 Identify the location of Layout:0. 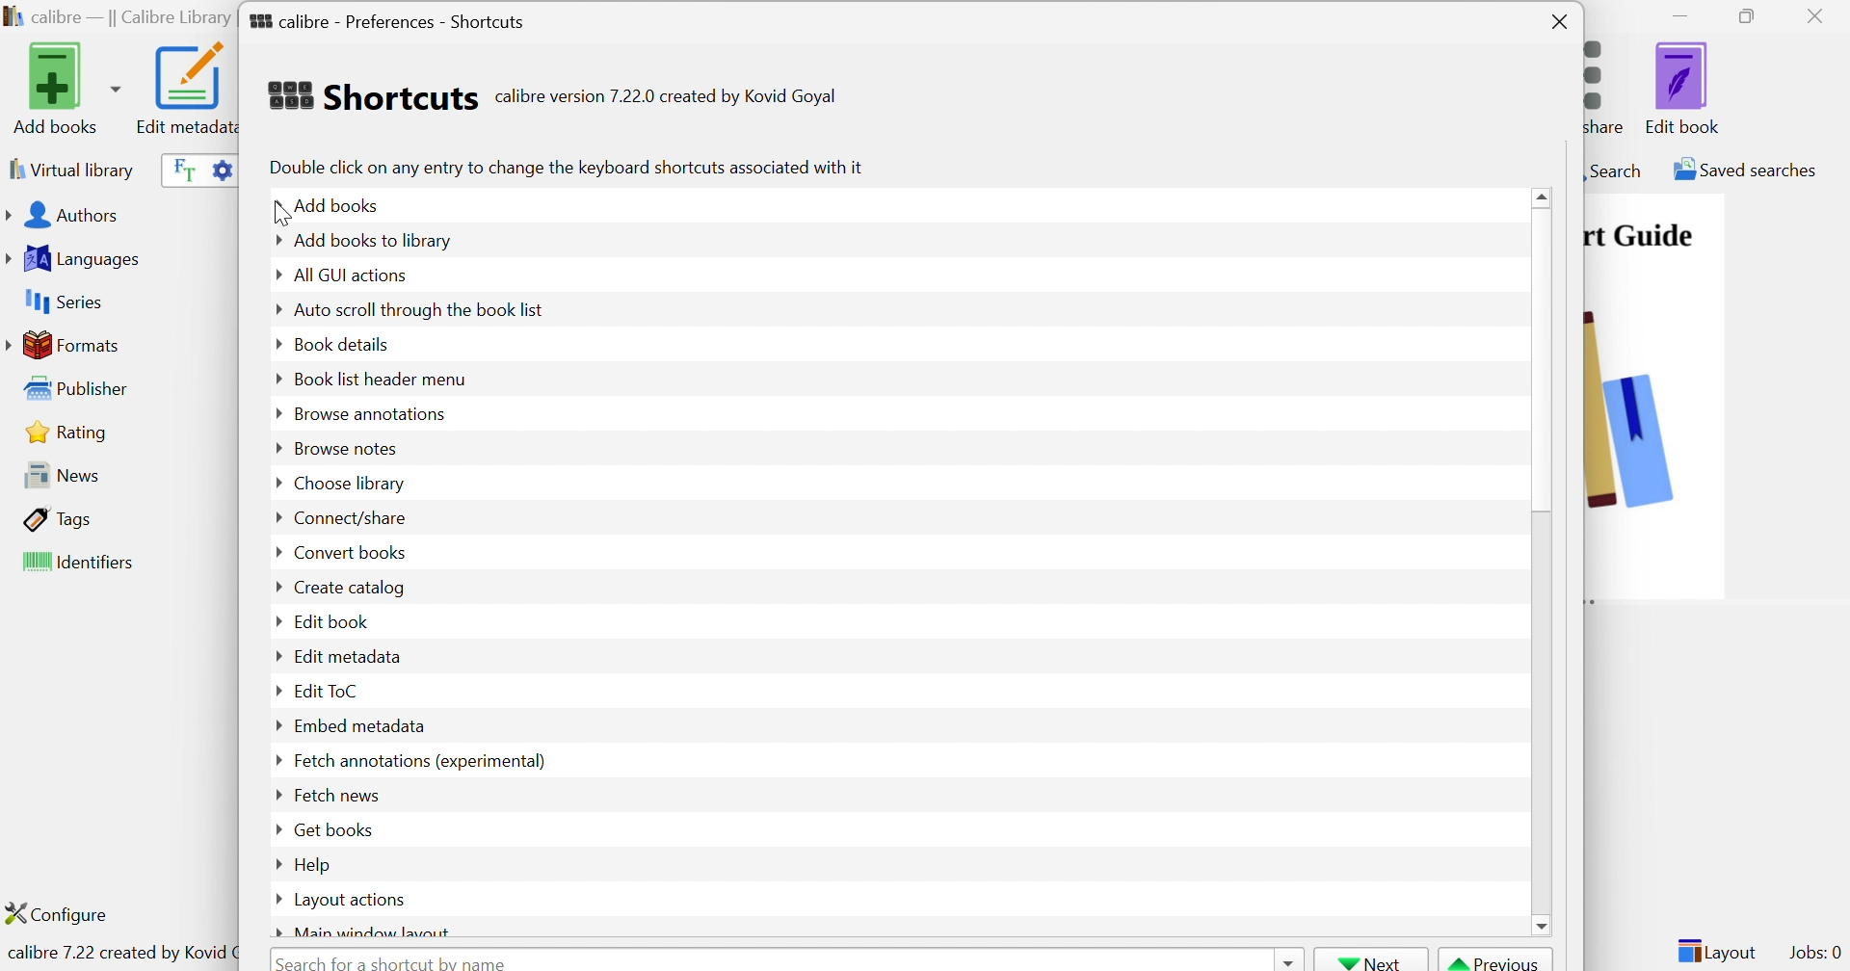
(1716, 950).